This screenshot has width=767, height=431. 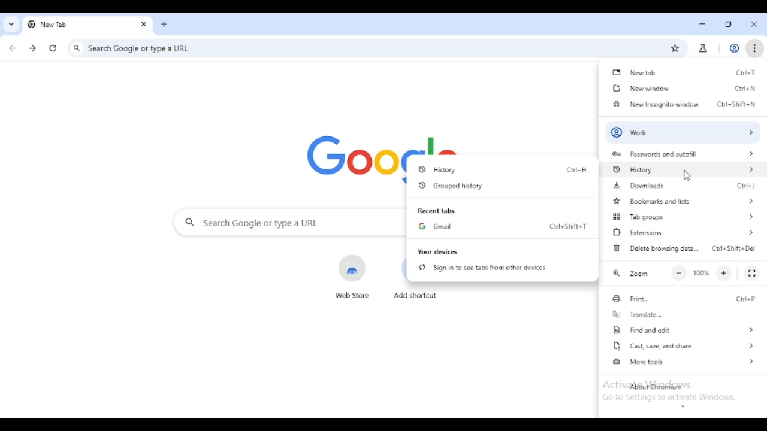 What do you see at coordinates (356, 48) in the screenshot?
I see `search google or type a URL` at bounding box center [356, 48].